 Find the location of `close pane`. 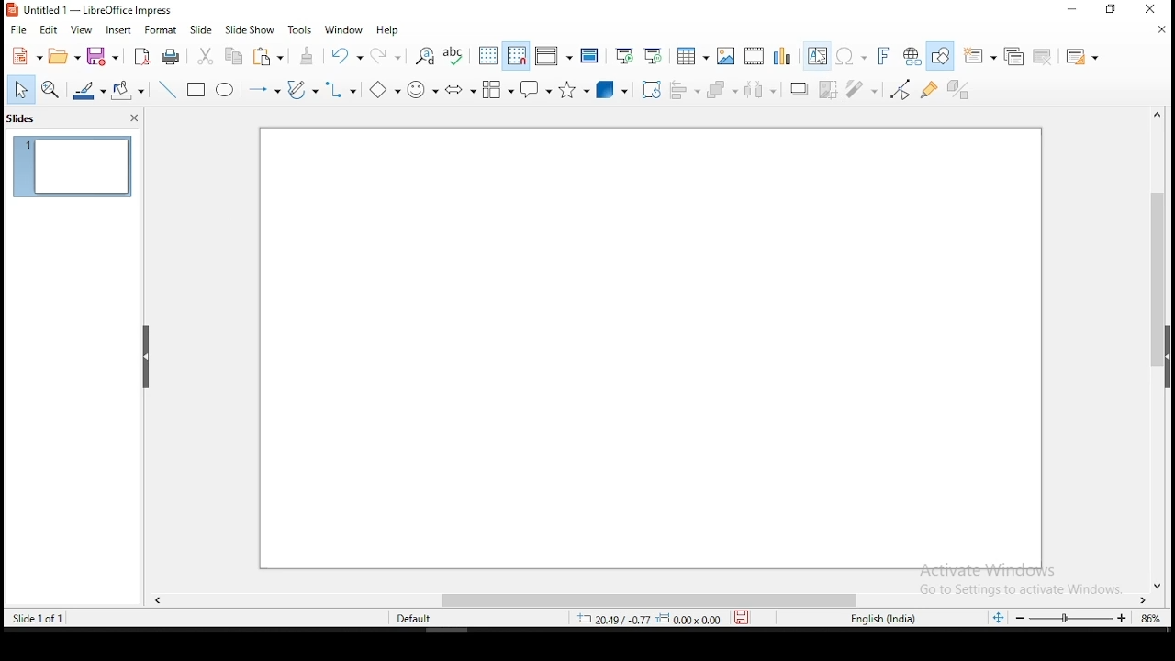

close pane is located at coordinates (142, 355).